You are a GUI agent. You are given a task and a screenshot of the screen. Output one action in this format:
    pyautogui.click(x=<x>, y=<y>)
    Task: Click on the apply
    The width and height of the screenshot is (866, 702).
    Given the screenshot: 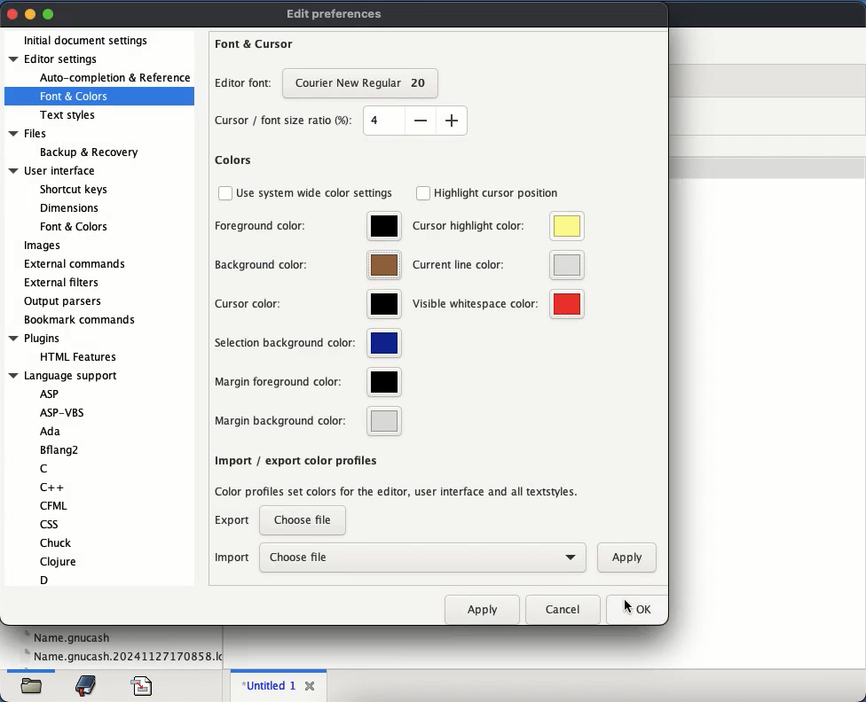 What is the action you would take?
    pyautogui.click(x=484, y=608)
    